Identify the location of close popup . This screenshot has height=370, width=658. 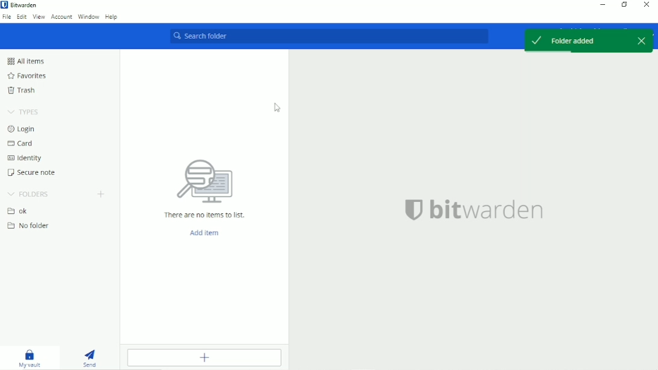
(644, 39).